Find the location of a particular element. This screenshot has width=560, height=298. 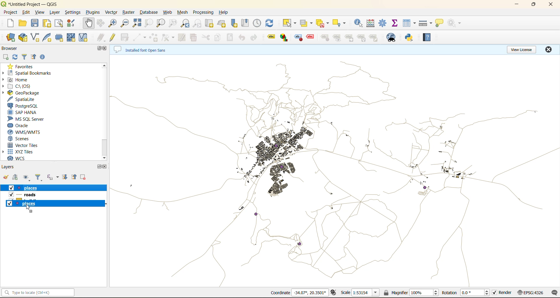

no action is located at coordinates (455, 23).